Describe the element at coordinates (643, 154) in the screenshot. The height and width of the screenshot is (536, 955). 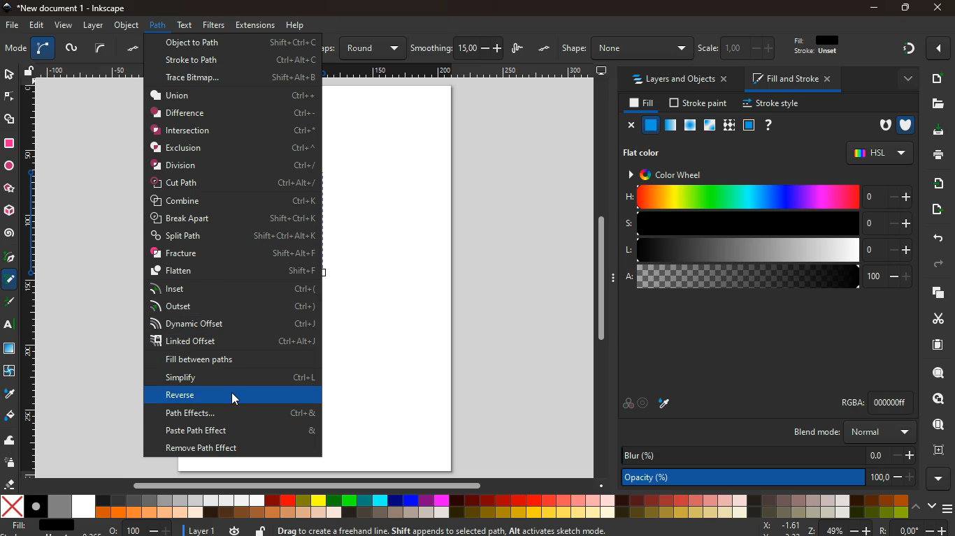
I see `flat color` at that location.